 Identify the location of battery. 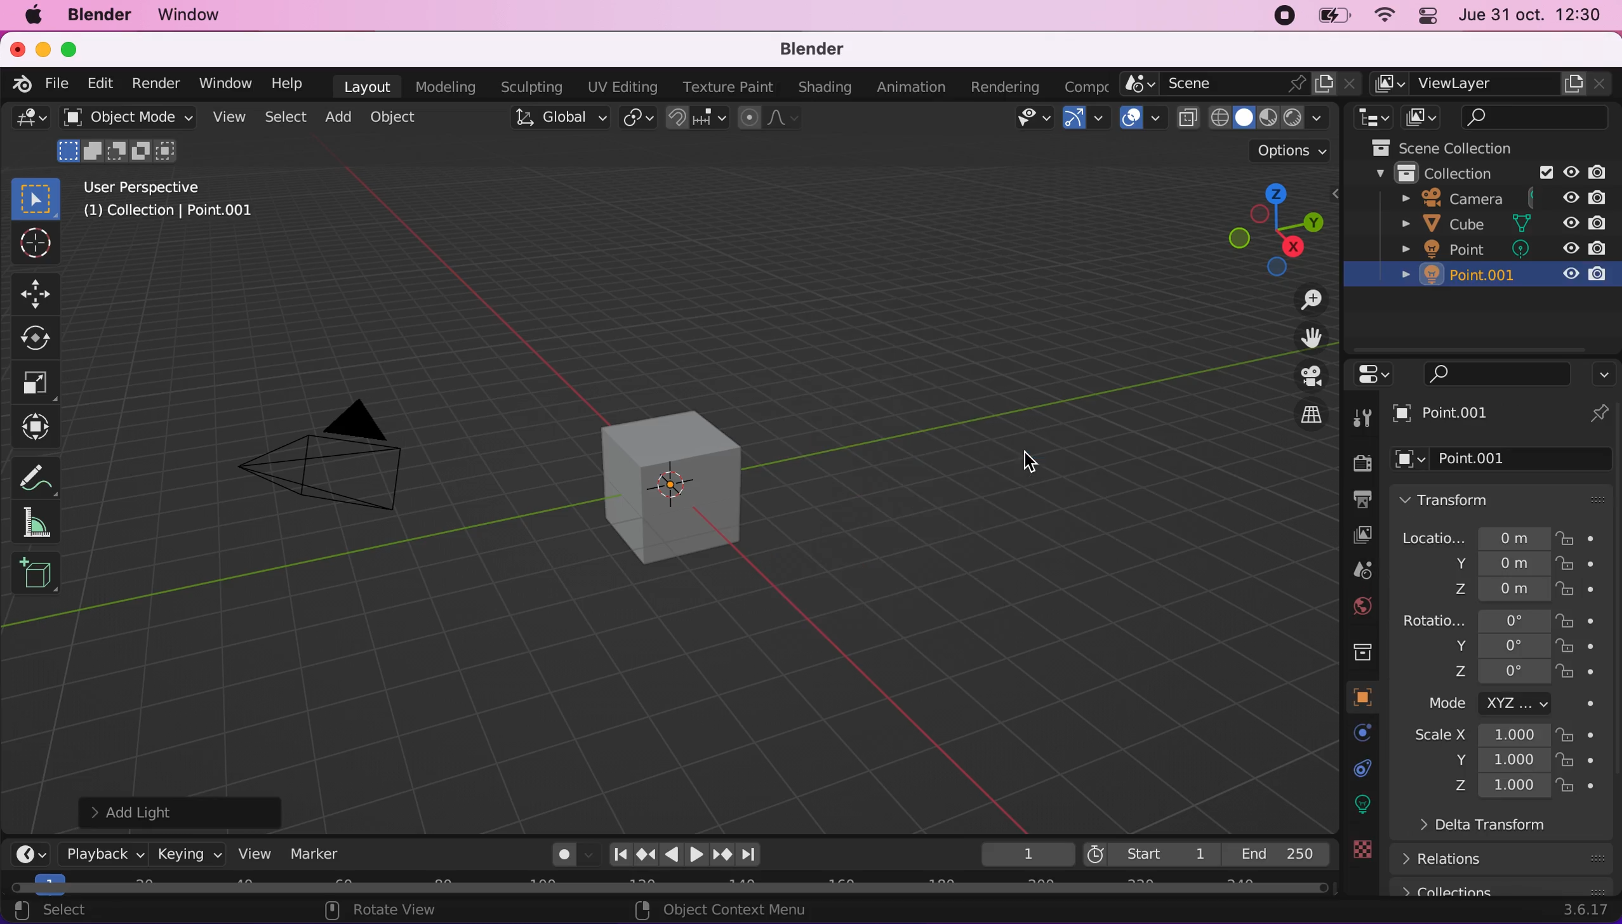
(1335, 15).